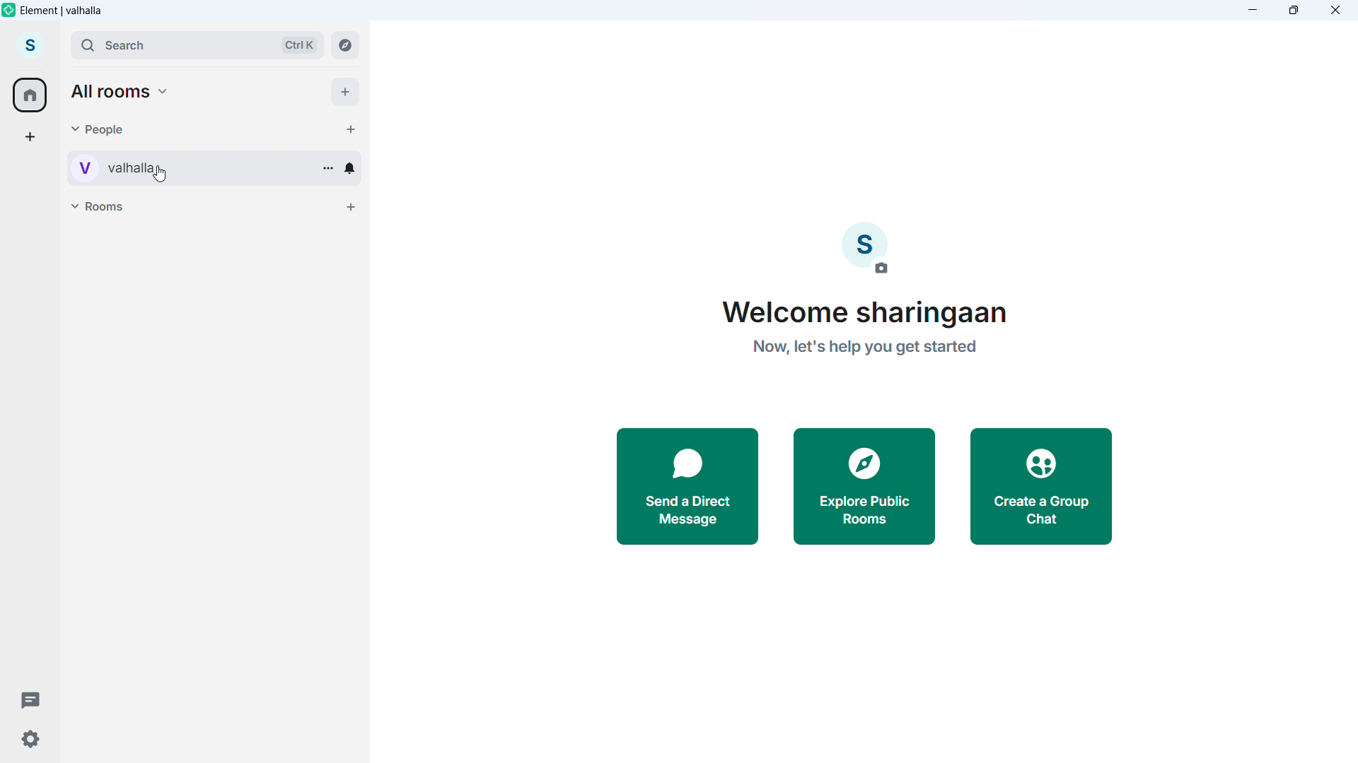 Image resolution: width=1358 pixels, height=763 pixels. What do you see at coordinates (349, 206) in the screenshot?
I see `Add room ` at bounding box center [349, 206].